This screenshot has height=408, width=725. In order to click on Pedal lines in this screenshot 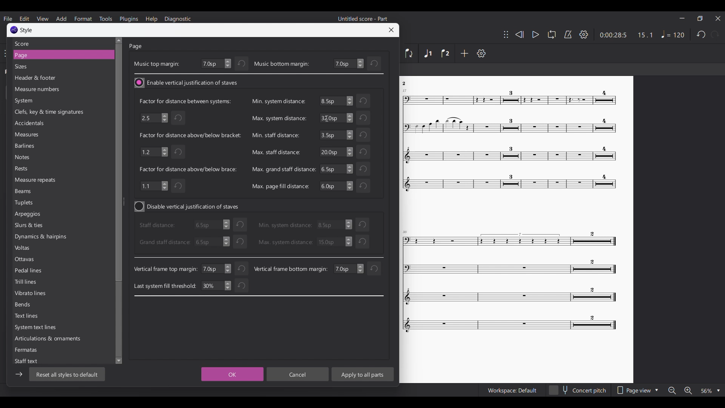, I will do `click(40, 271)`.